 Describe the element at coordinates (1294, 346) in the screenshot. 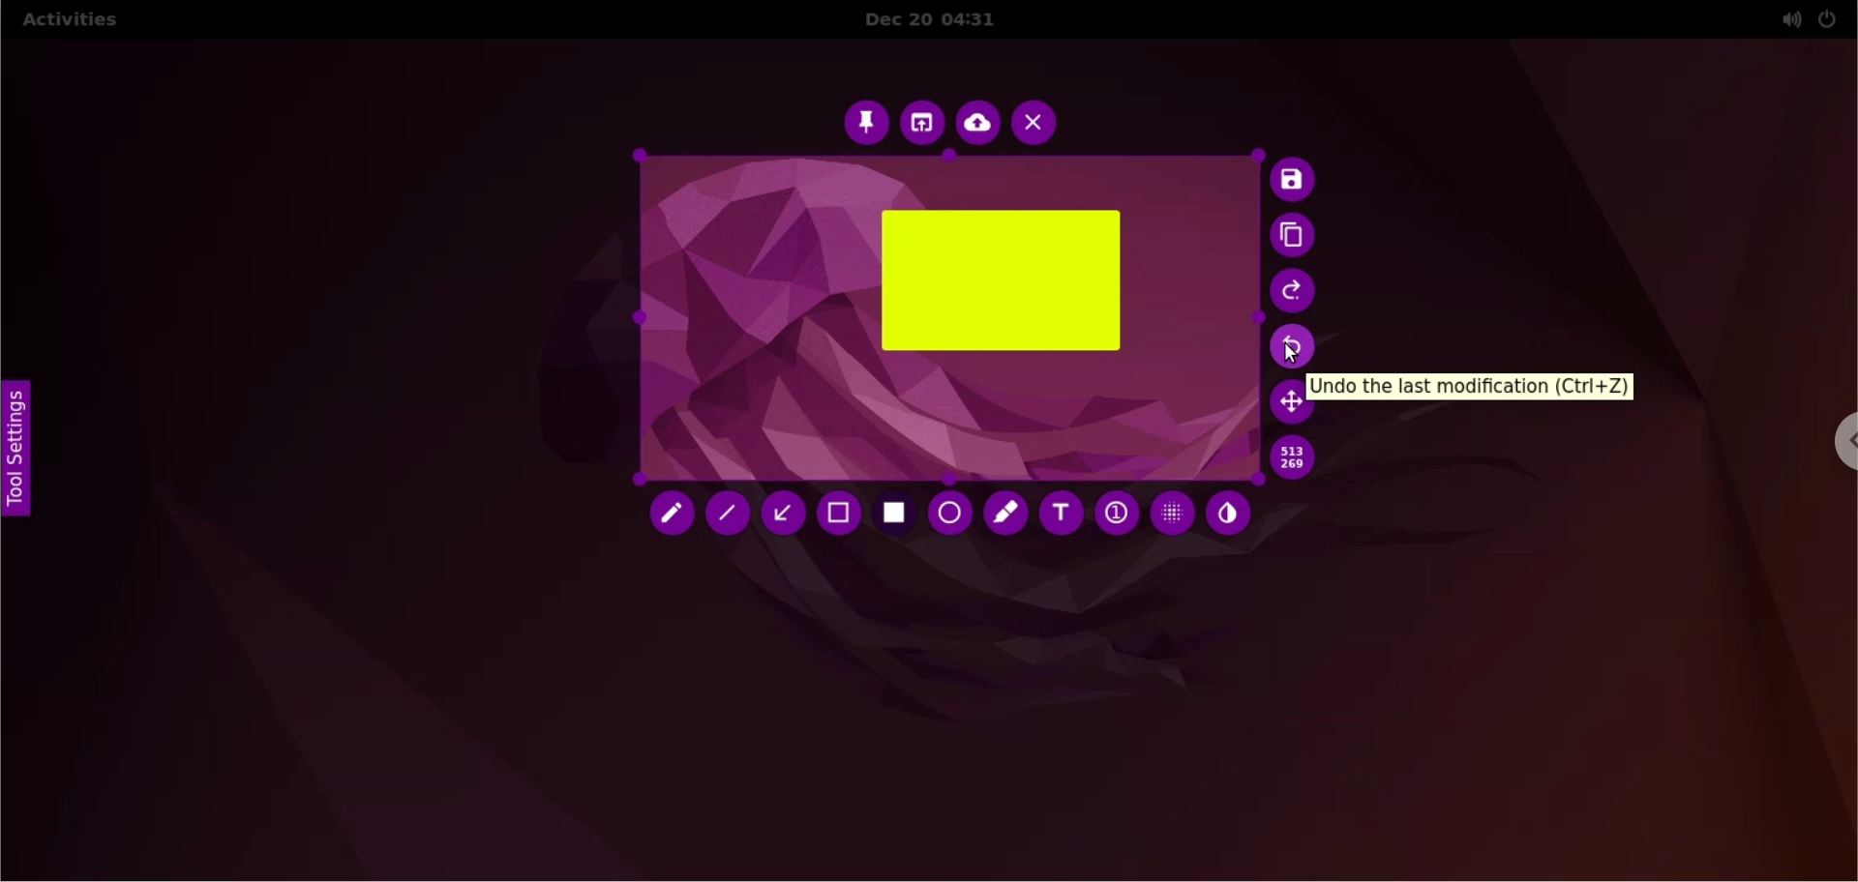

I see `undo` at that location.